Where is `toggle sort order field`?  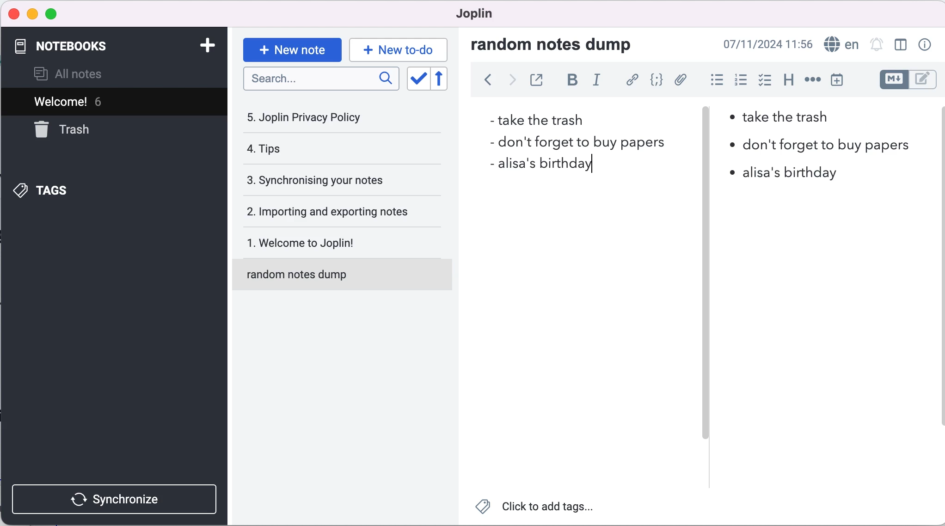 toggle sort order field is located at coordinates (417, 79).